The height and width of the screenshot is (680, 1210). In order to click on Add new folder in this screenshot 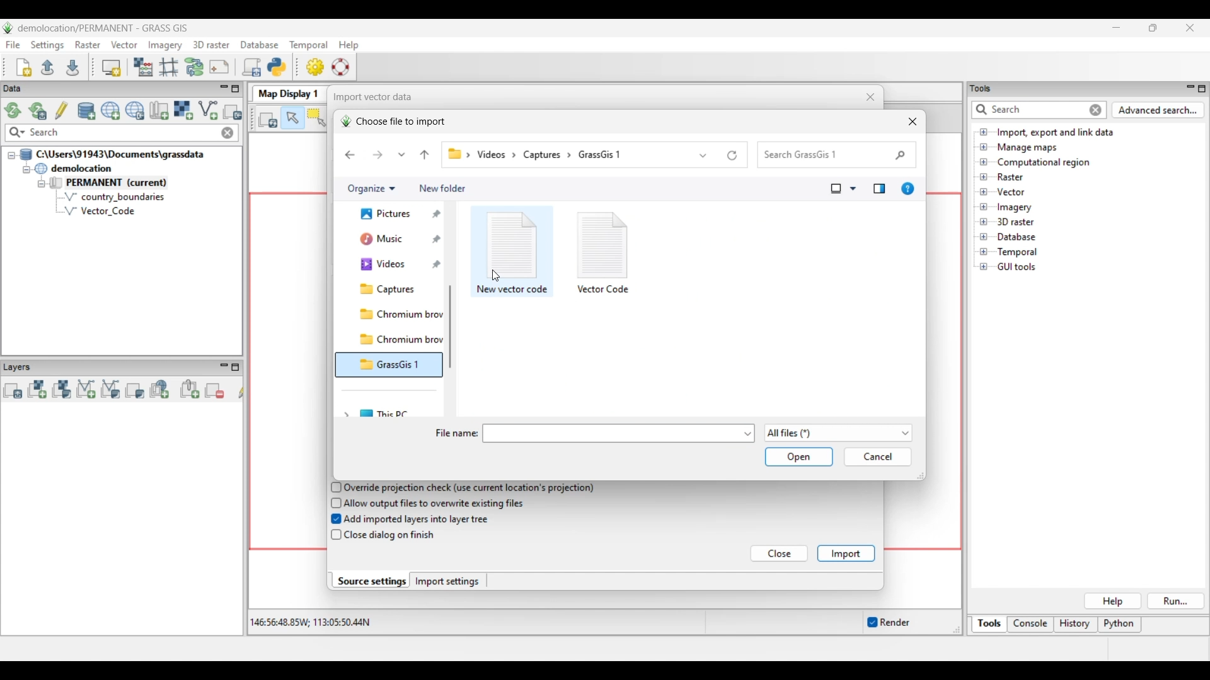, I will do `click(442, 189)`.